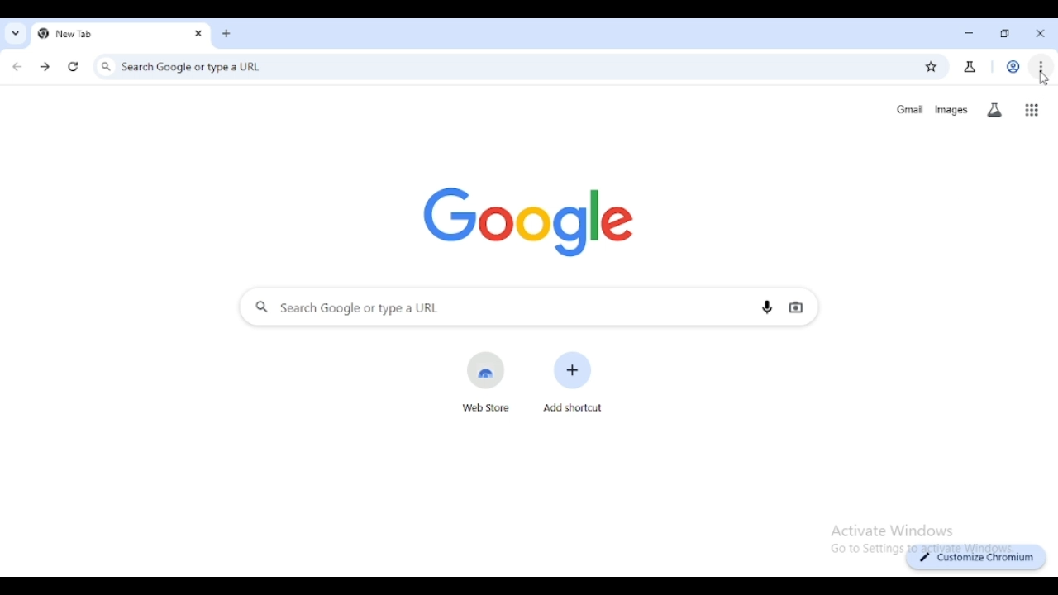 This screenshot has width=1058, height=595. I want to click on customize chromium, so click(976, 557).